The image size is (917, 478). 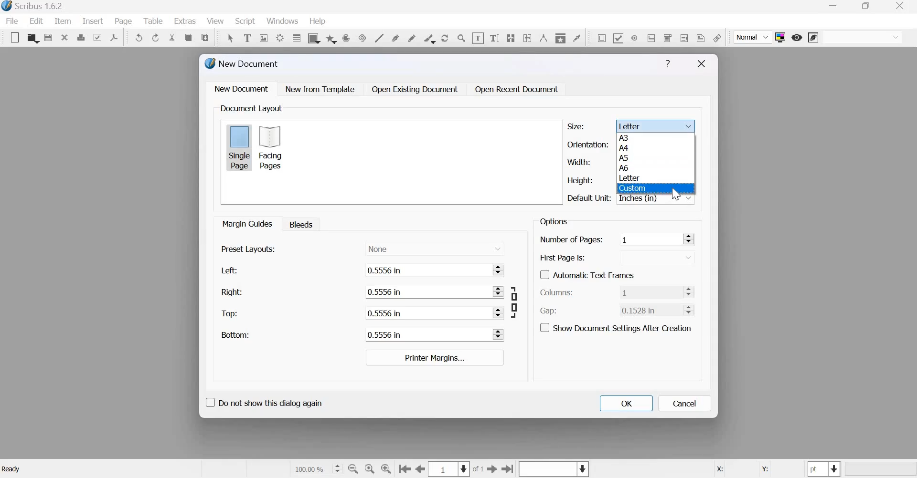 I want to click on copy, so click(x=188, y=38).